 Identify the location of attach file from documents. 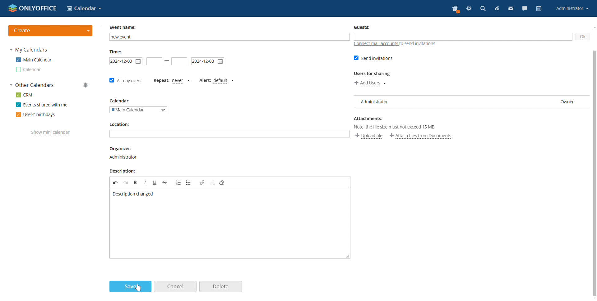
(421, 136).